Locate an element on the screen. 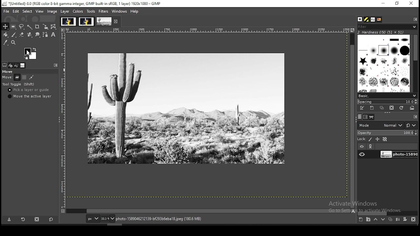  mouse pointer is located at coordinates (28, 51).